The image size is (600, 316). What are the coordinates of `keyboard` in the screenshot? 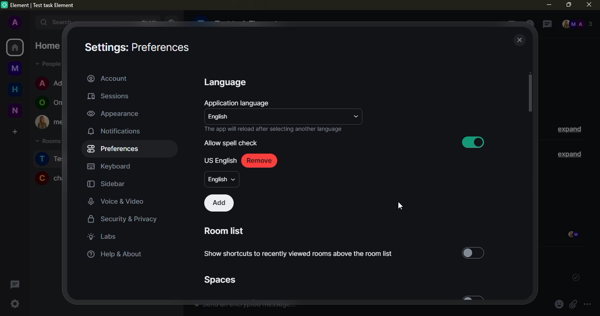 It's located at (110, 167).